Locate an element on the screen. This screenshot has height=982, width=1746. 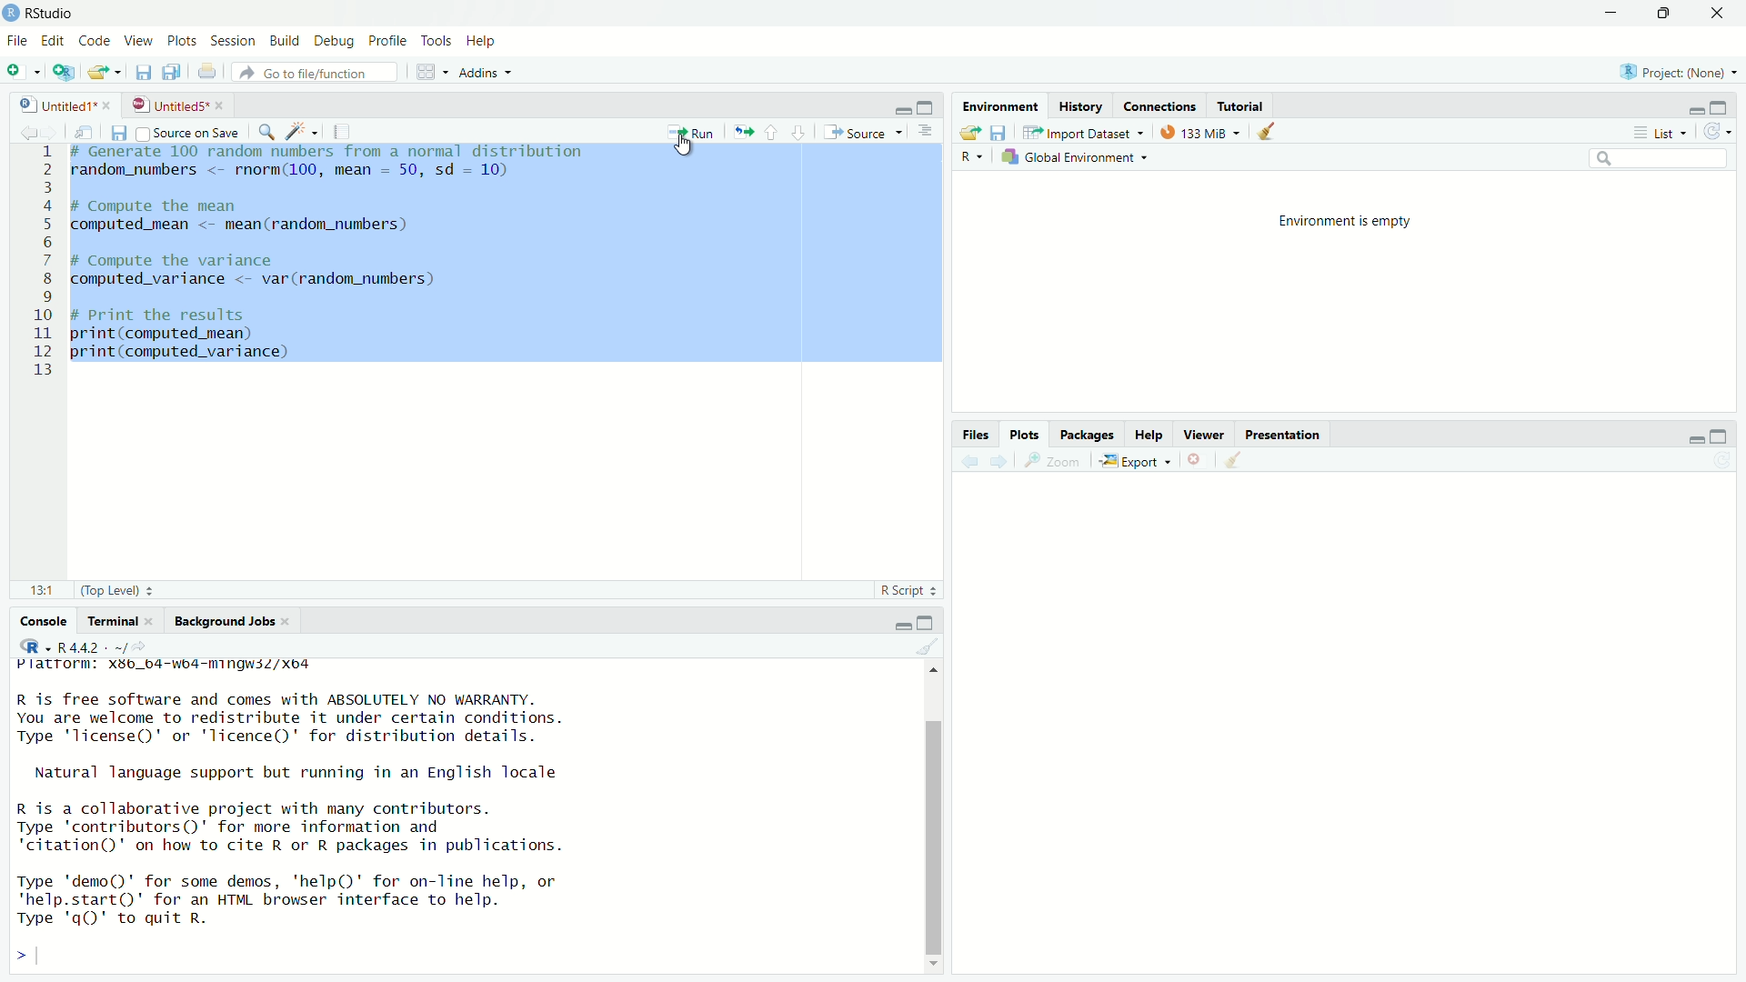
terminal is located at coordinates (108, 619).